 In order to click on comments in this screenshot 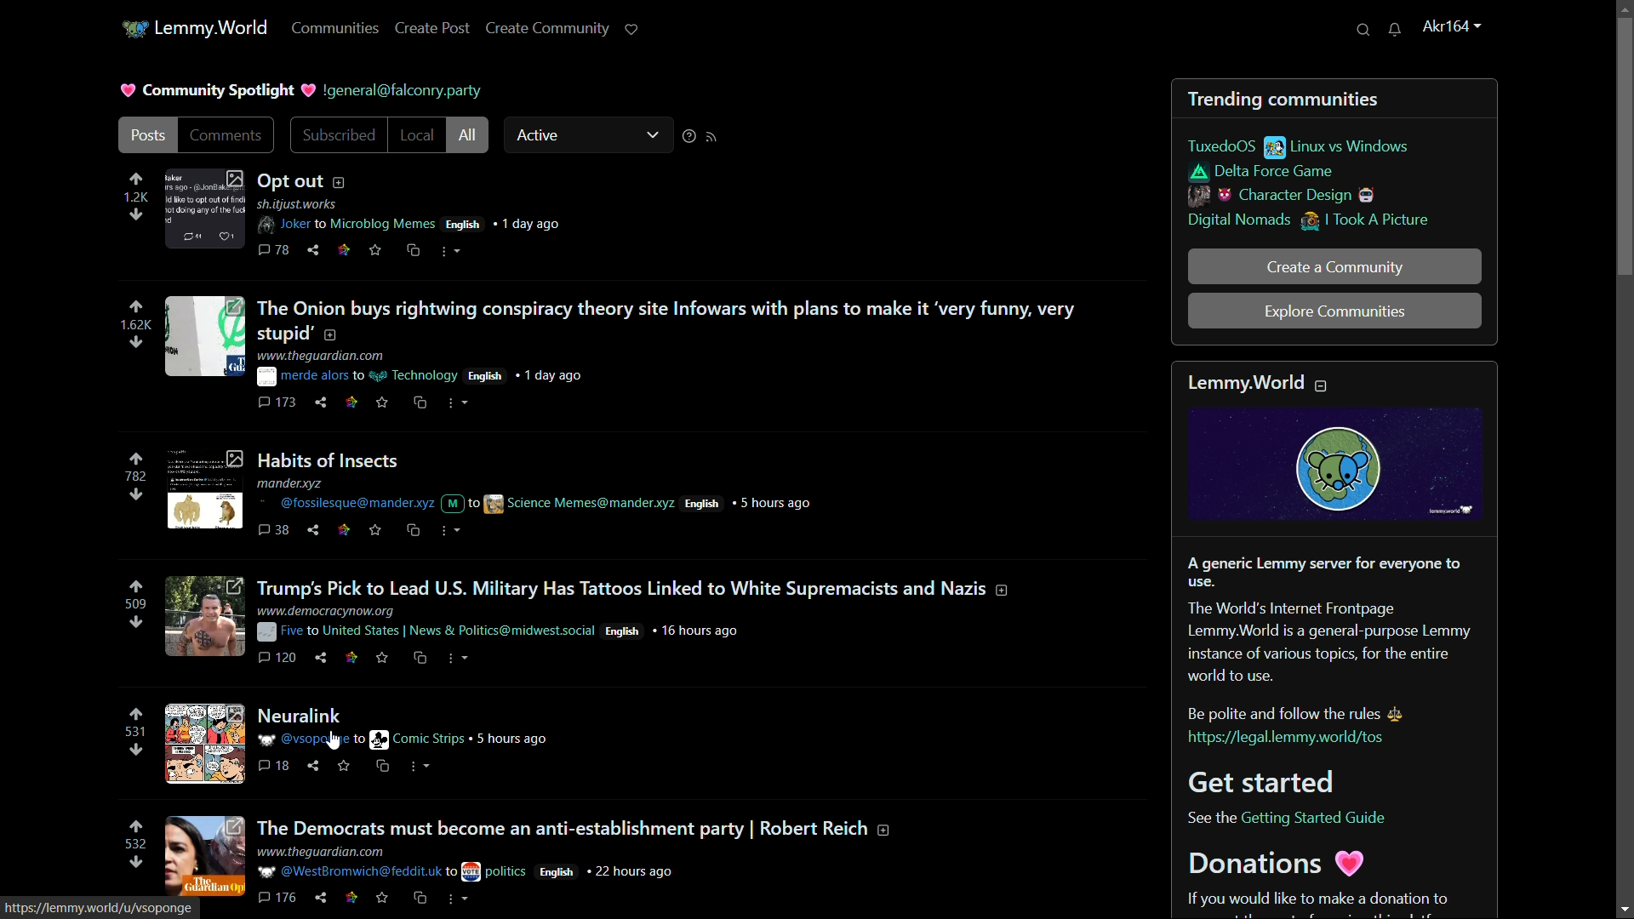, I will do `click(273, 250)`.